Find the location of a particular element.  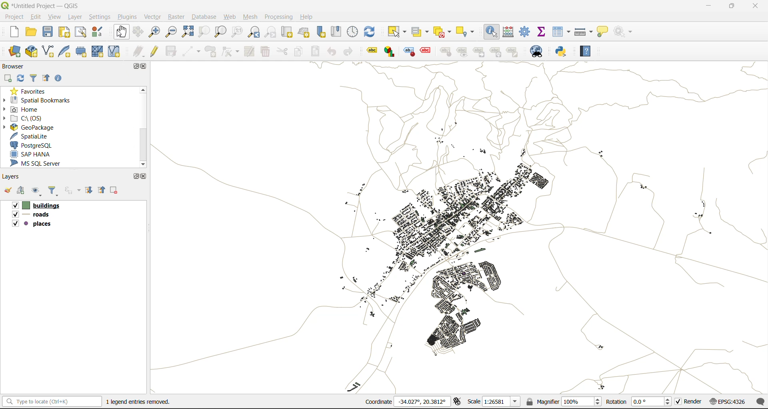

statistical summary is located at coordinates (543, 32).